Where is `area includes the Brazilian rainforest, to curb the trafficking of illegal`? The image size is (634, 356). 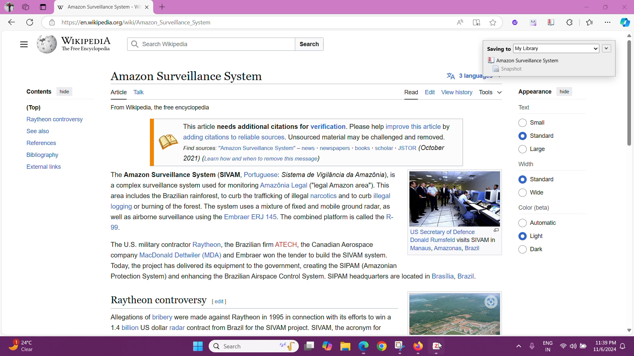 area includes the Brazilian rainforest, to curb the trafficking of illegal is located at coordinates (209, 196).